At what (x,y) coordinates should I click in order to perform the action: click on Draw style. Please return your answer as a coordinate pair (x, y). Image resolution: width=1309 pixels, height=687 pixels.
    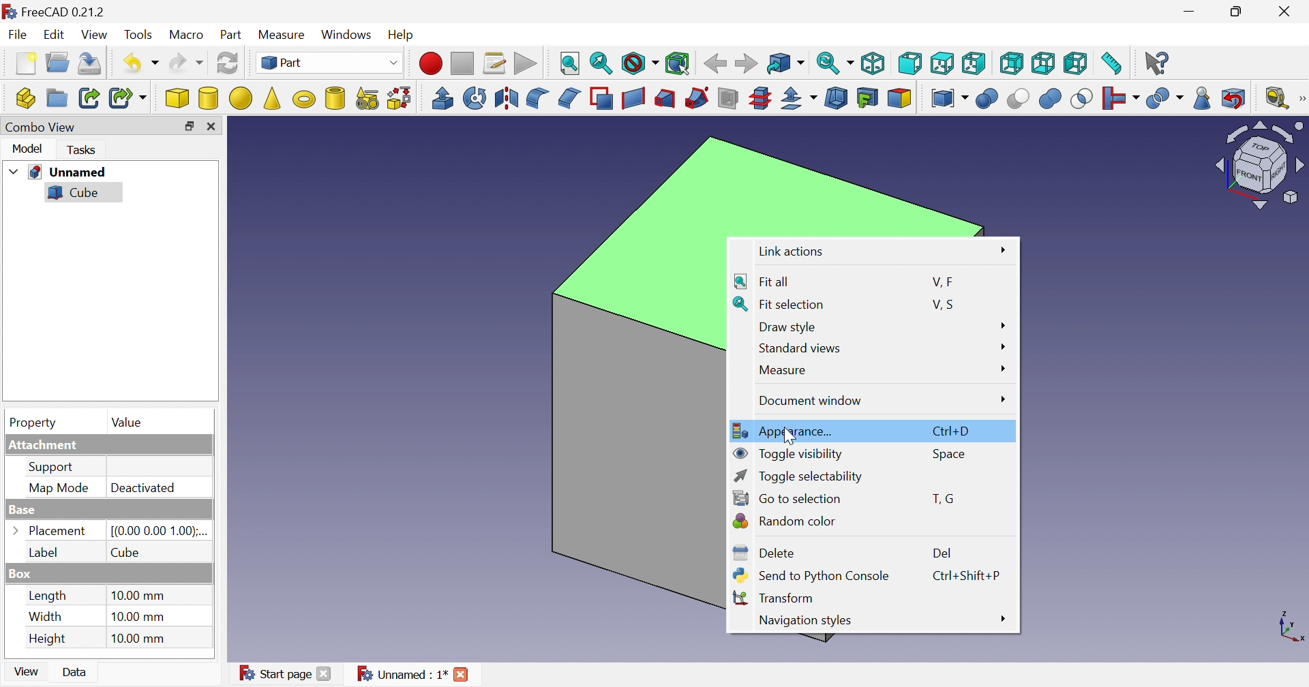
    Looking at the image, I should click on (641, 62).